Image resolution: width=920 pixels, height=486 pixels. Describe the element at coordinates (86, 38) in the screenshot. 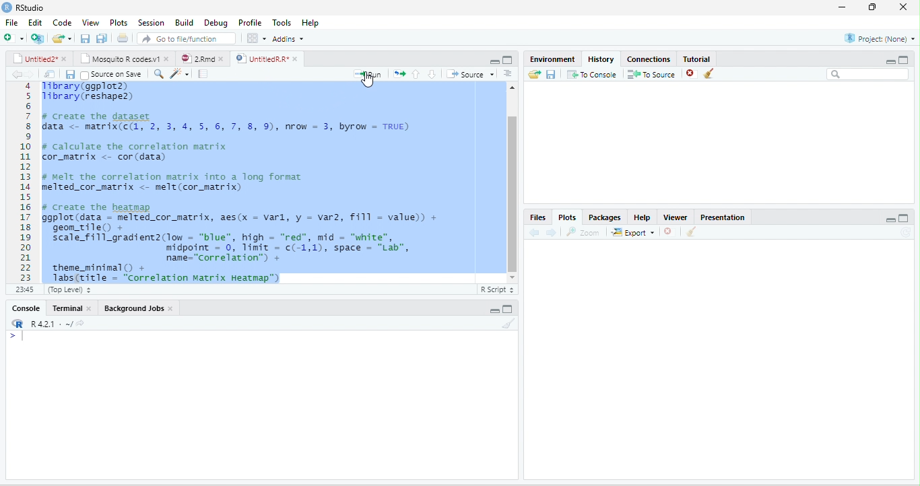

I see `previous file saction` at that location.